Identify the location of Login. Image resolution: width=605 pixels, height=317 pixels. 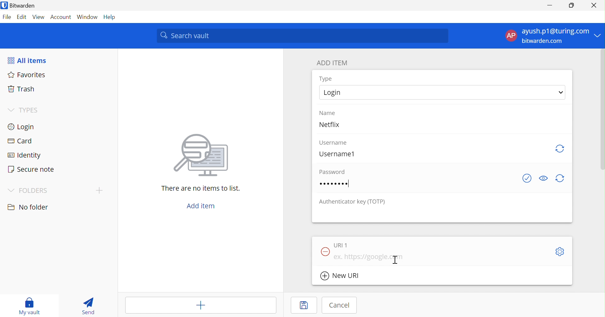
(22, 126).